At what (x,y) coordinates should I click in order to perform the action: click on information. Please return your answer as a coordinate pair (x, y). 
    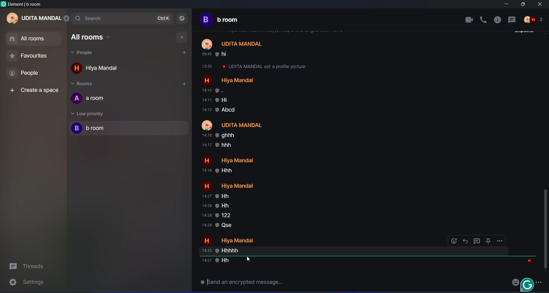
    Looking at the image, I should click on (498, 21).